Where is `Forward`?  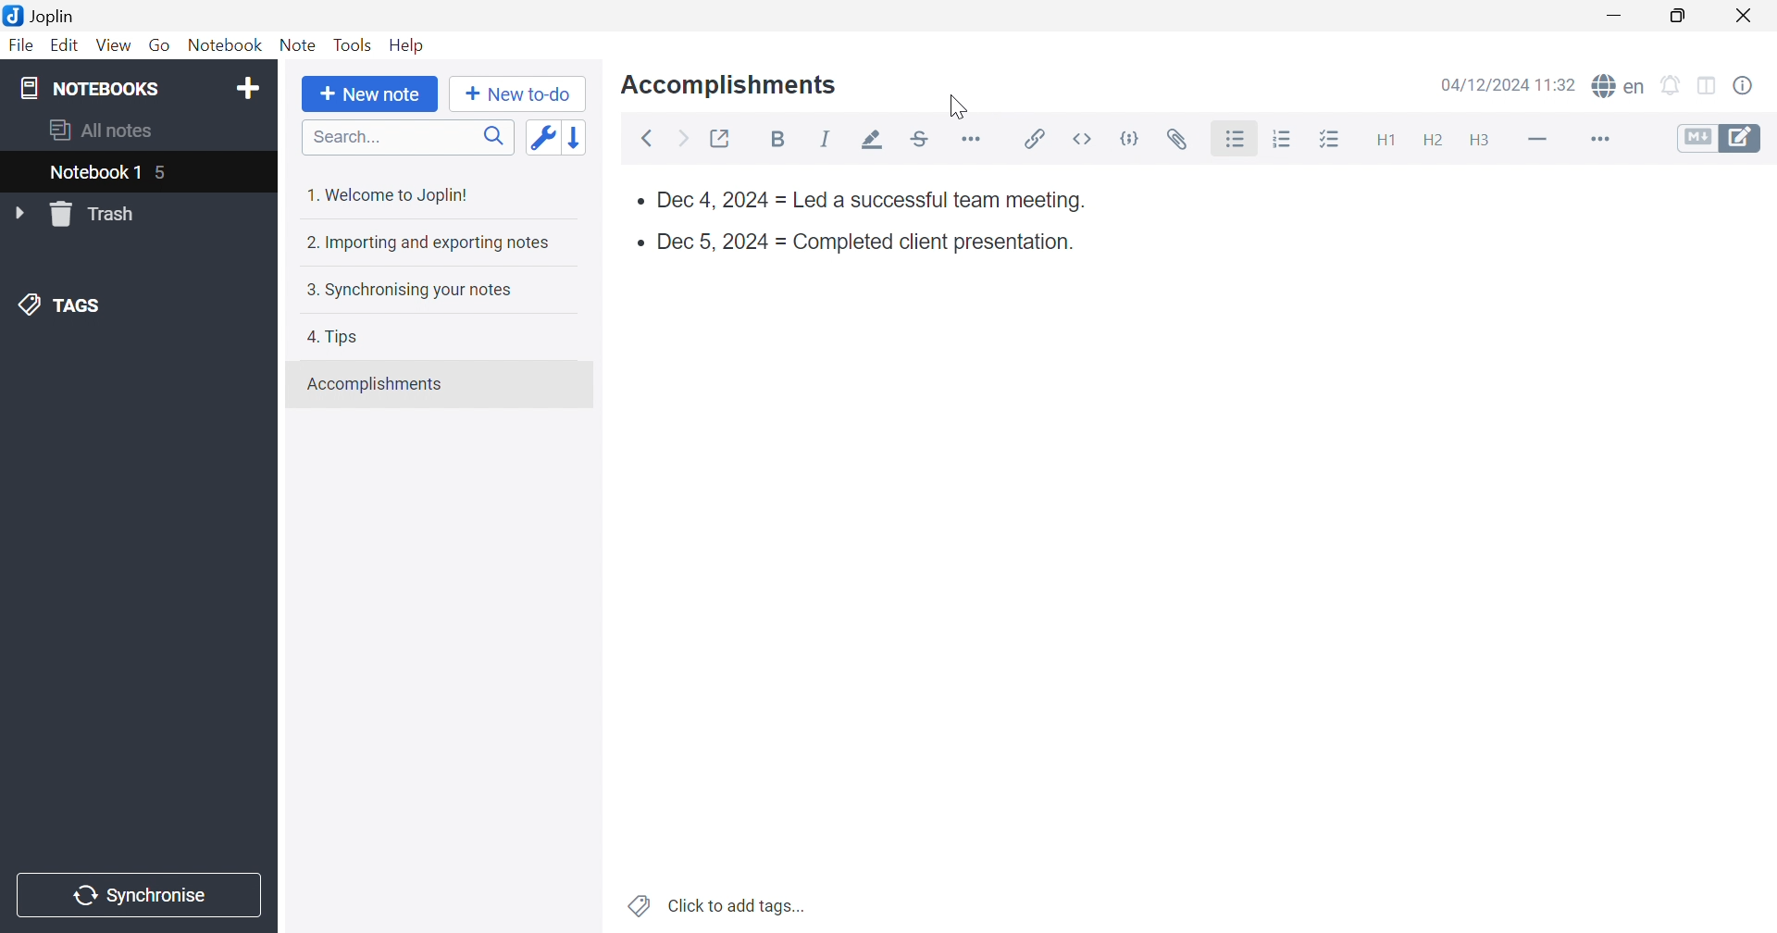
Forward is located at coordinates (682, 137).